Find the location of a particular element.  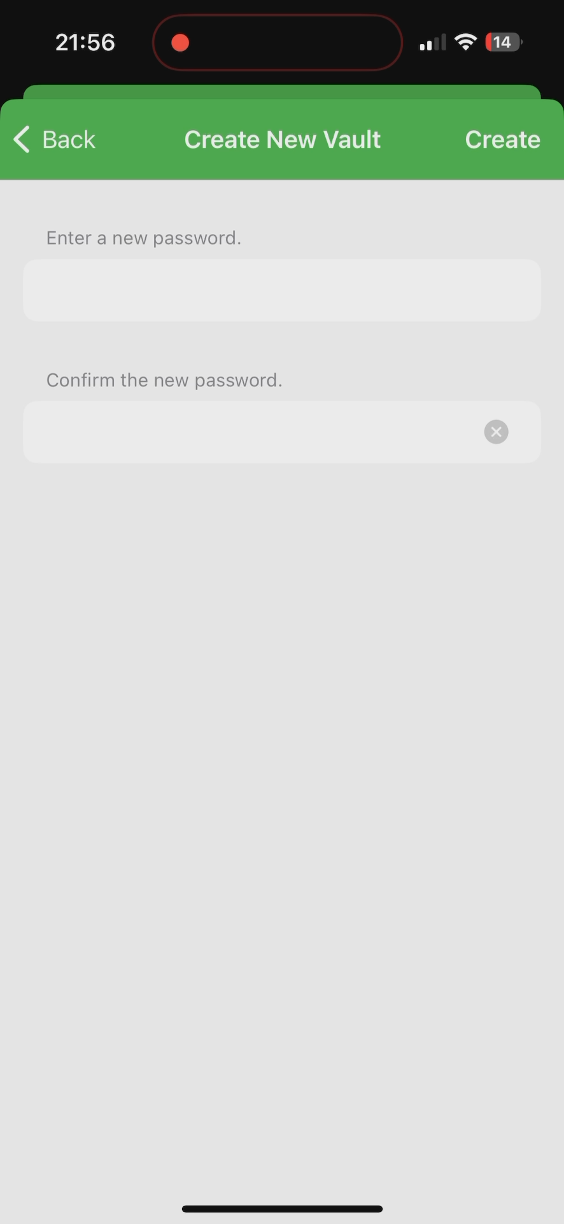

21:56 is located at coordinates (83, 45).